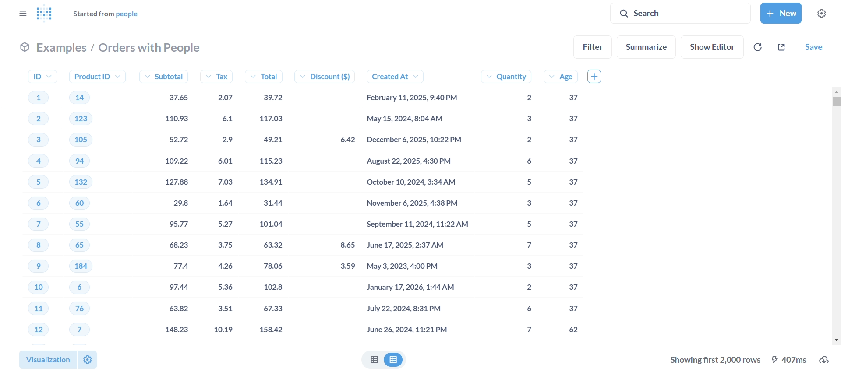  Describe the element at coordinates (113, 47) in the screenshot. I see `examples/orders with people` at that location.